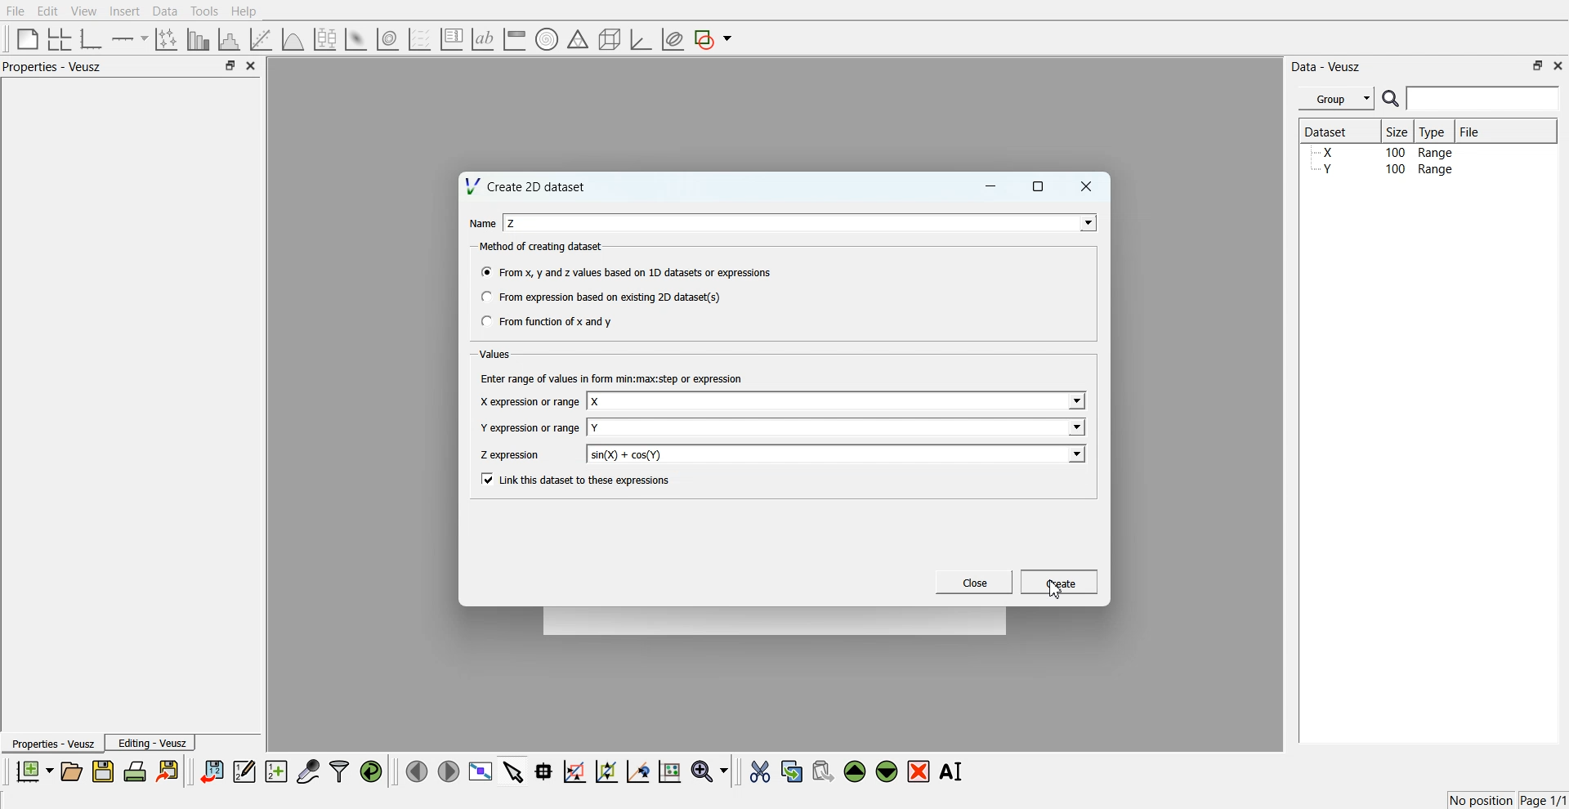 The height and width of the screenshot is (809, 1569). Describe the element at coordinates (252, 65) in the screenshot. I see `Close` at that location.